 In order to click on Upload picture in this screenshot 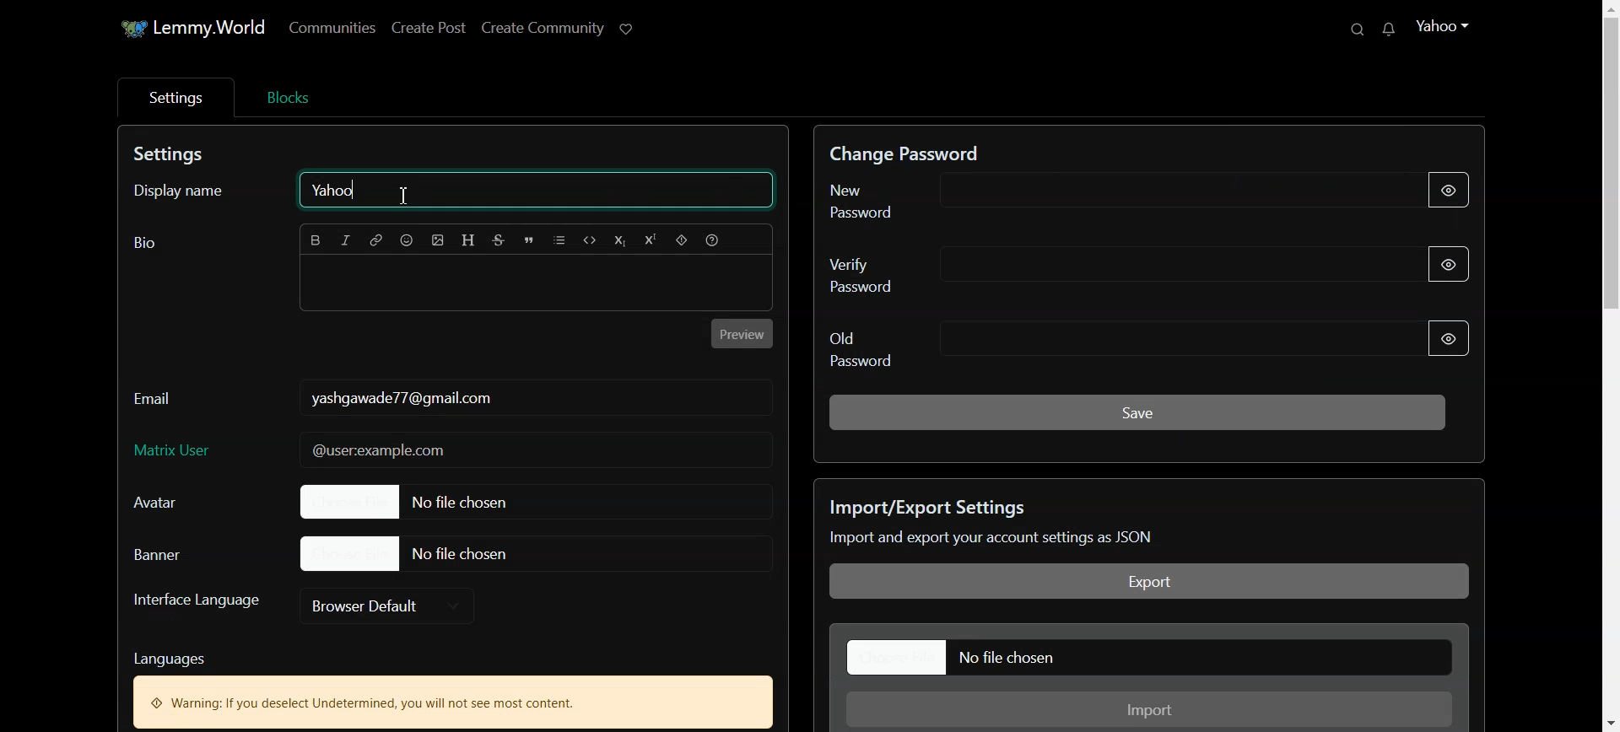, I will do `click(439, 240)`.